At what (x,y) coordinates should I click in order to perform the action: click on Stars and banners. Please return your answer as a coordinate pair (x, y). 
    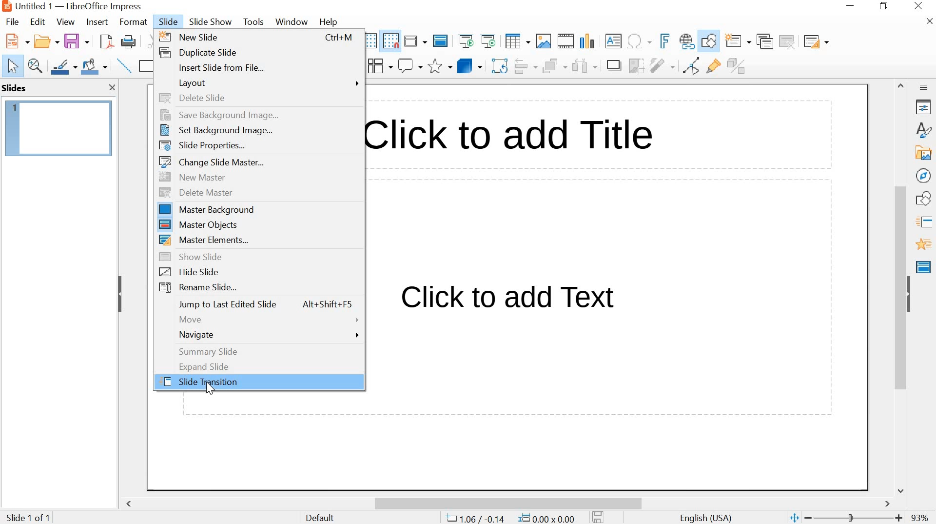
    Looking at the image, I should click on (439, 67).